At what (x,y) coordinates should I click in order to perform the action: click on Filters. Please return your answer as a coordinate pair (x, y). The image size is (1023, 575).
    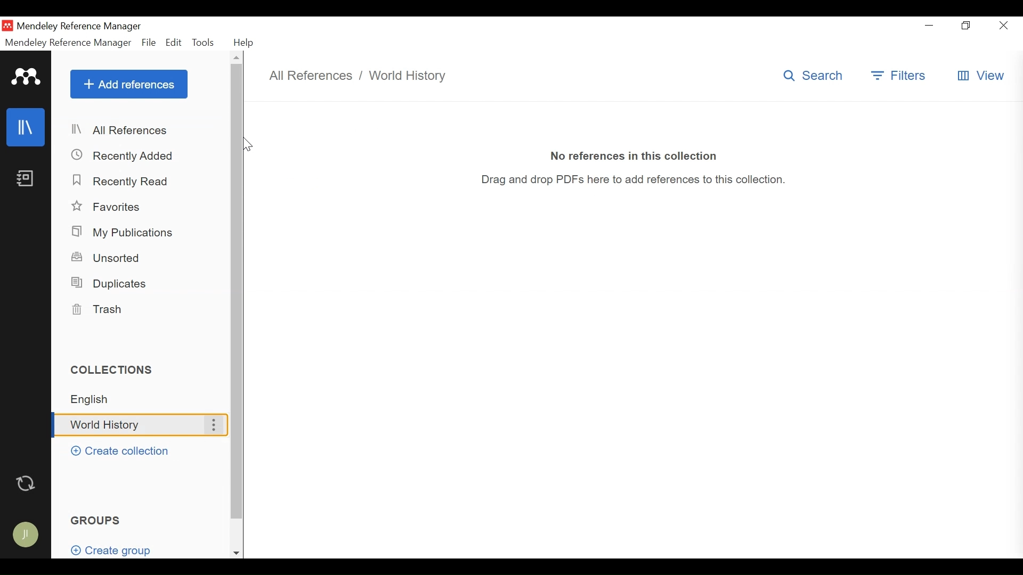
    Looking at the image, I should click on (900, 76).